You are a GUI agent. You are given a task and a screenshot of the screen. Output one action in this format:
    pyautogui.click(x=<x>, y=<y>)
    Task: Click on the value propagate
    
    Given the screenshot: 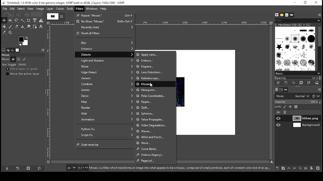 What is the action you would take?
    pyautogui.click(x=155, y=120)
    